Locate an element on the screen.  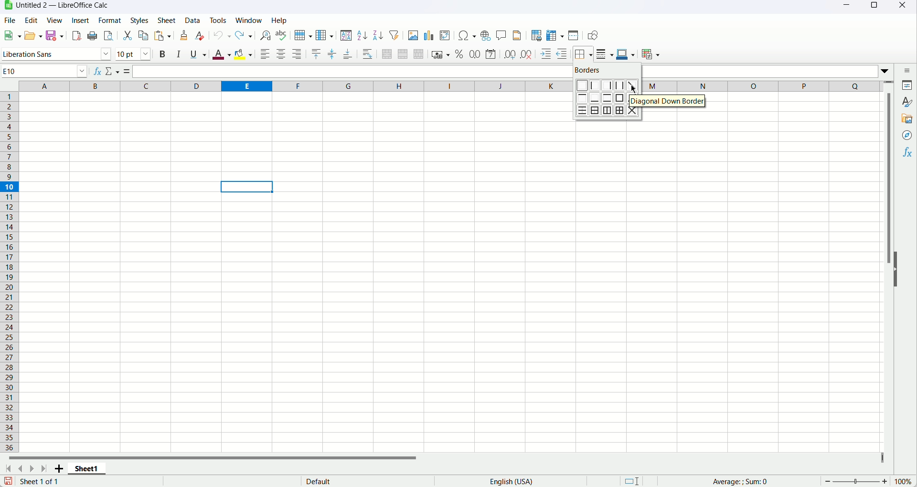
Sheet is located at coordinates (168, 21).